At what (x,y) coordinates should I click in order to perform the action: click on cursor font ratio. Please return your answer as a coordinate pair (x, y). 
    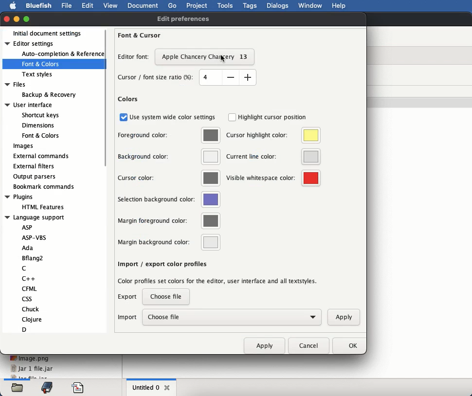
    Looking at the image, I should click on (186, 77).